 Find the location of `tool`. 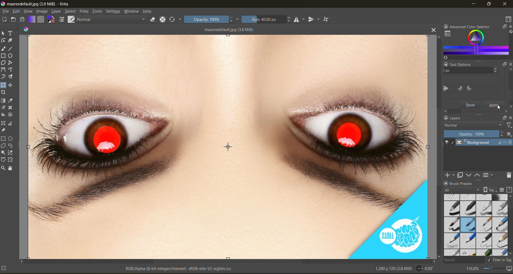

tool is located at coordinates (4, 33).